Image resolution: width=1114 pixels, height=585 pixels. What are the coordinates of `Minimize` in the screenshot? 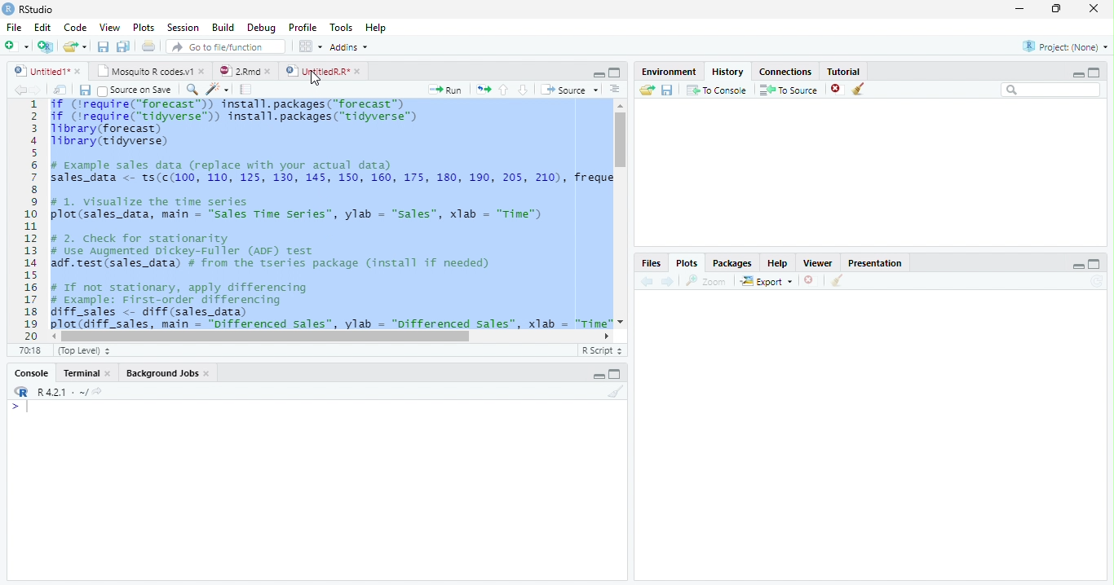 It's located at (1077, 73).